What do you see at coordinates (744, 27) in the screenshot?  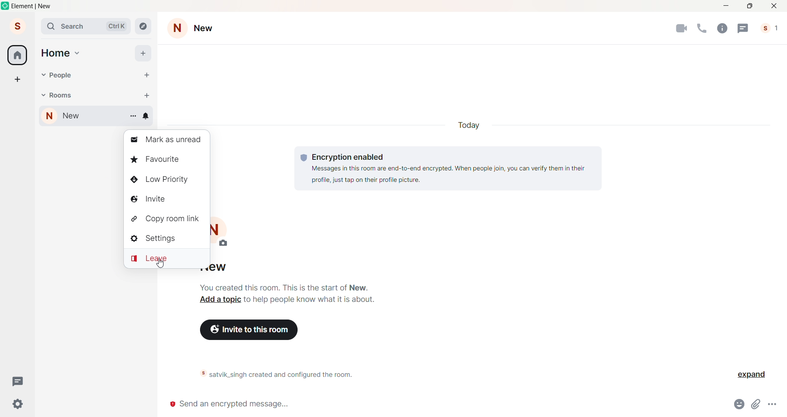 I see `Threads` at bounding box center [744, 27].